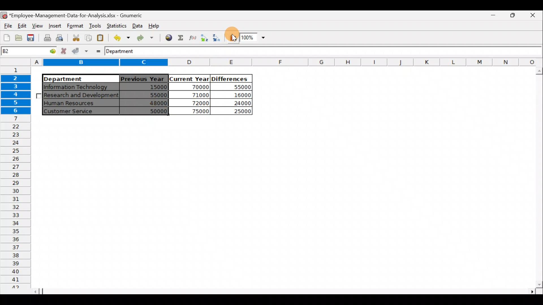 This screenshot has width=543, height=305. Describe the element at coordinates (38, 25) in the screenshot. I see `View` at that location.